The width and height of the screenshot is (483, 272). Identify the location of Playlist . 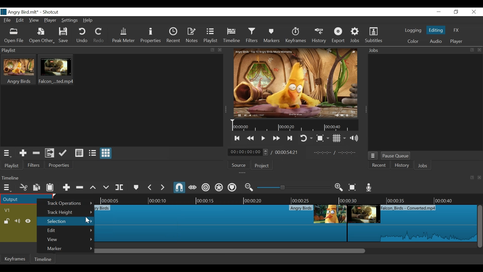
(12, 165).